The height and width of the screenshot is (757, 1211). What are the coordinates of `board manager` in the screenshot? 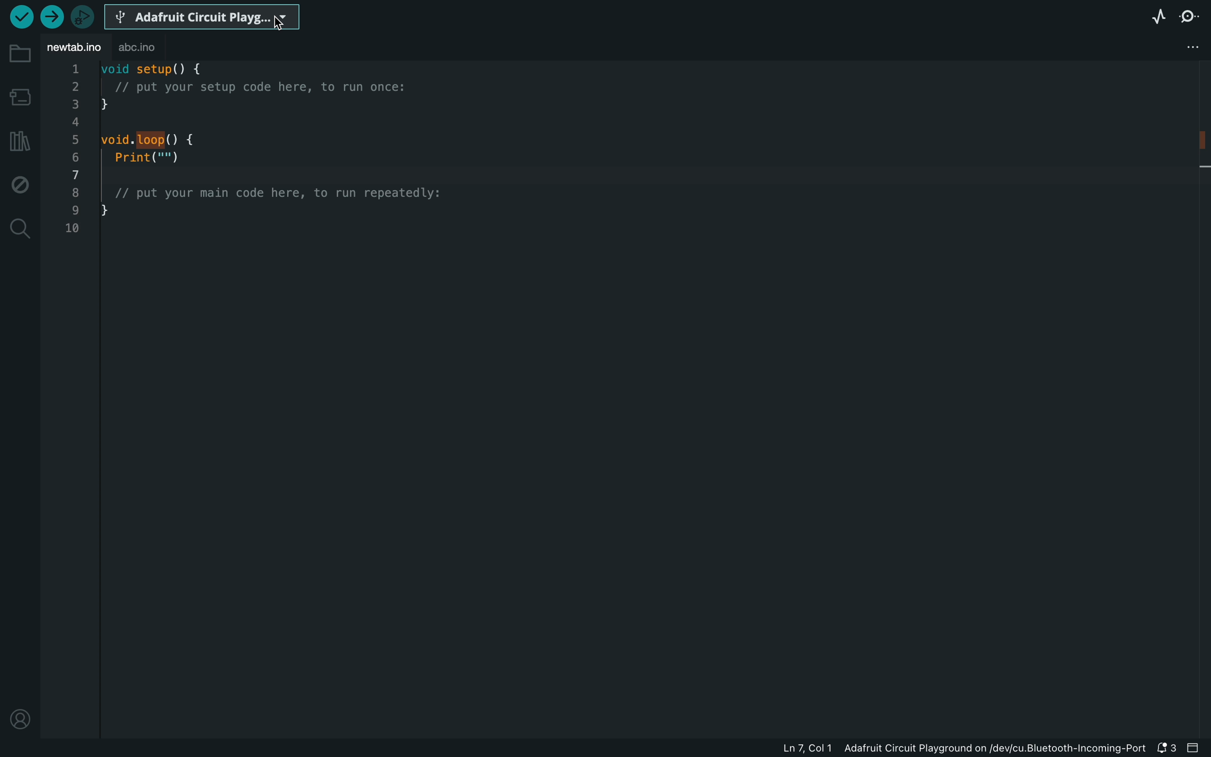 It's located at (21, 96).